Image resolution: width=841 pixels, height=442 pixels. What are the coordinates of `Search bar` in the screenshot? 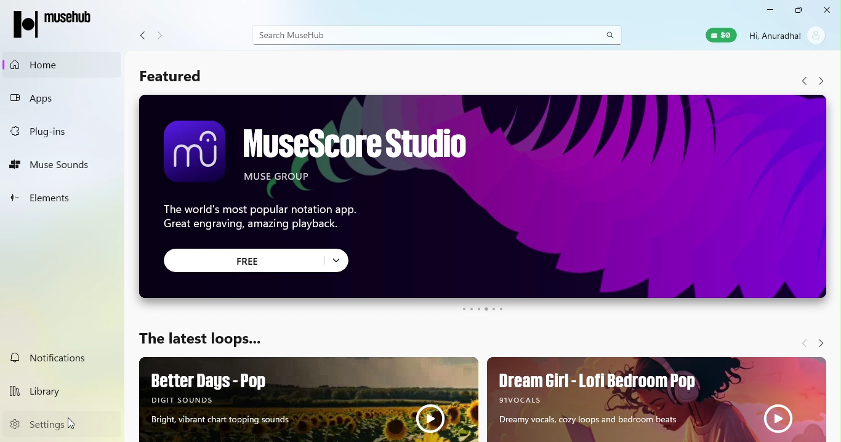 It's located at (437, 34).